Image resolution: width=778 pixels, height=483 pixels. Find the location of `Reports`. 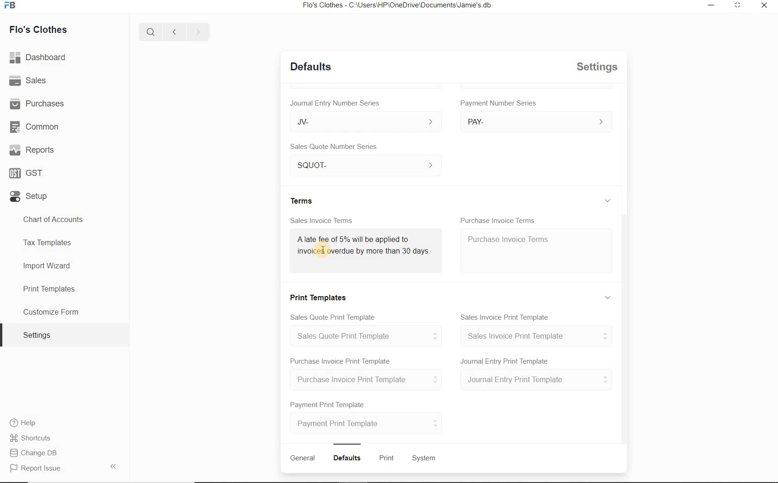

Reports is located at coordinates (32, 151).